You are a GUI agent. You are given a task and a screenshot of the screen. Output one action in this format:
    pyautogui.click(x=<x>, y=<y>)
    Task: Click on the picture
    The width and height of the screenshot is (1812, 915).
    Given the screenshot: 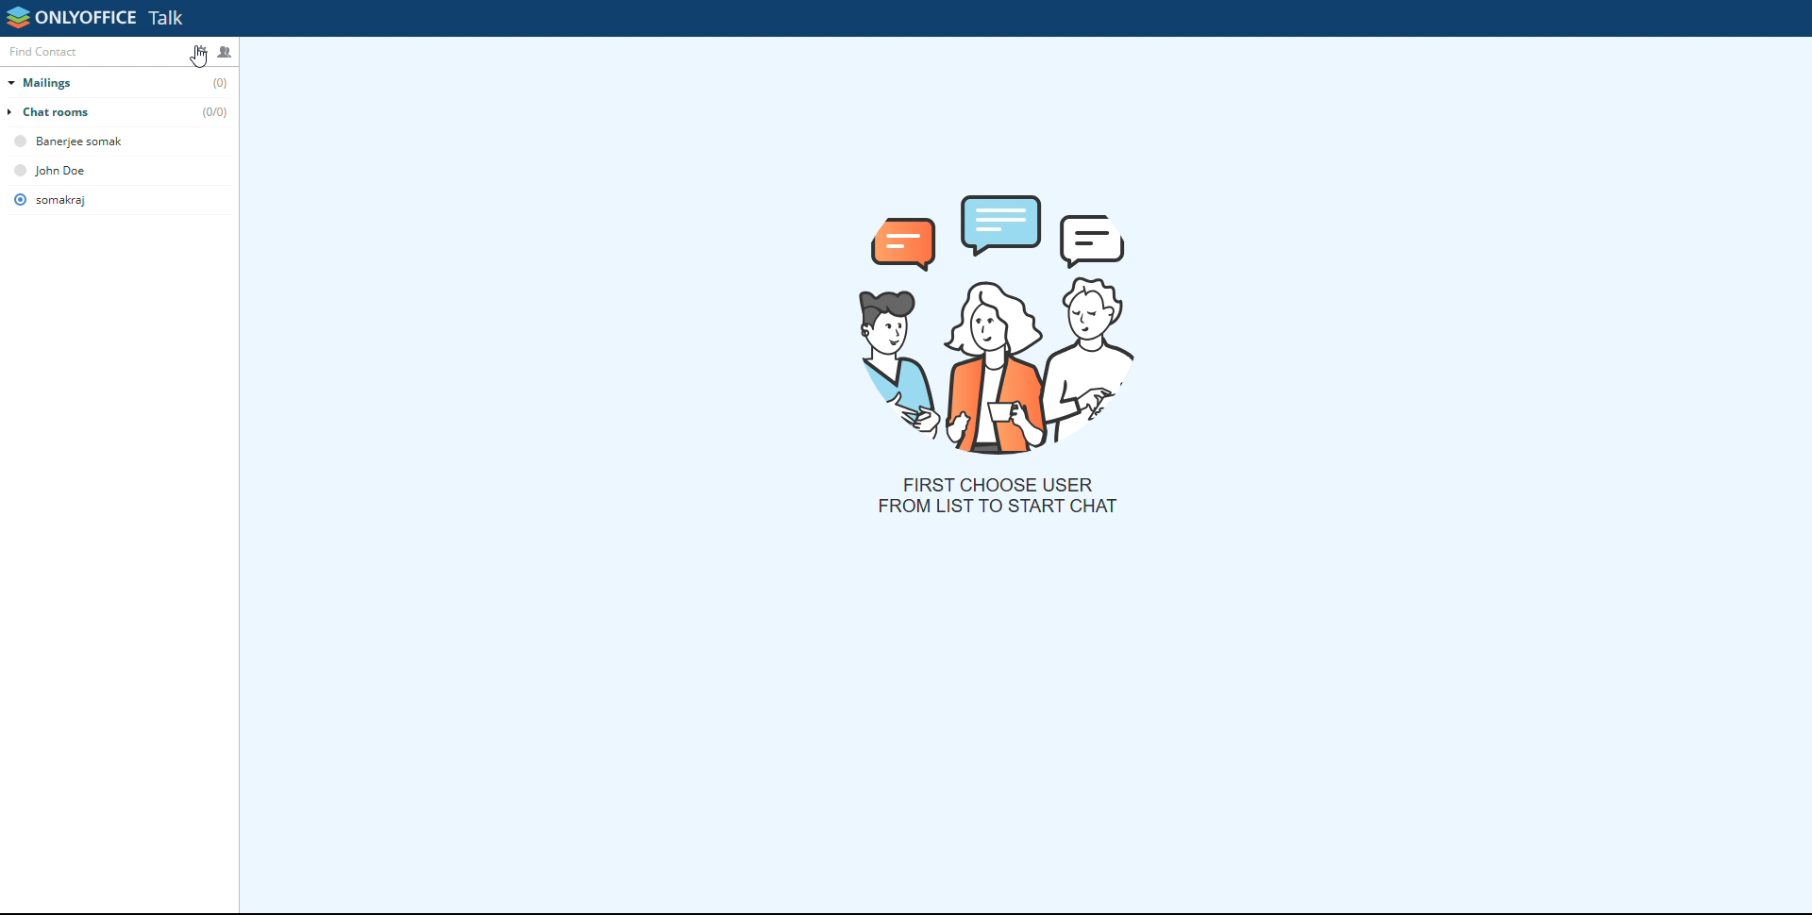 What is the action you would take?
    pyautogui.click(x=1001, y=321)
    